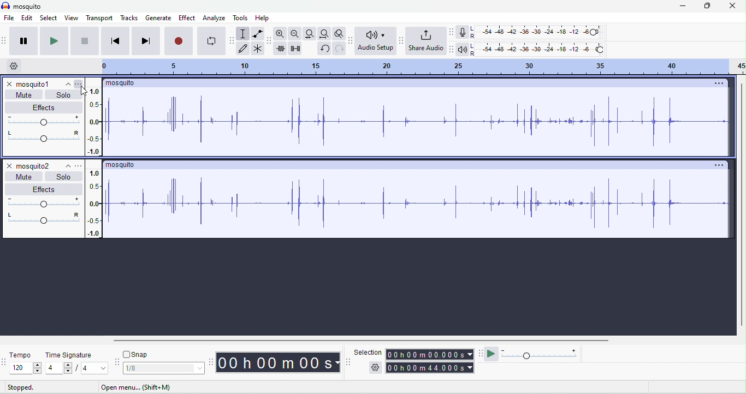 This screenshot has width=746, height=394. I want to click on close, so click(10, 84).